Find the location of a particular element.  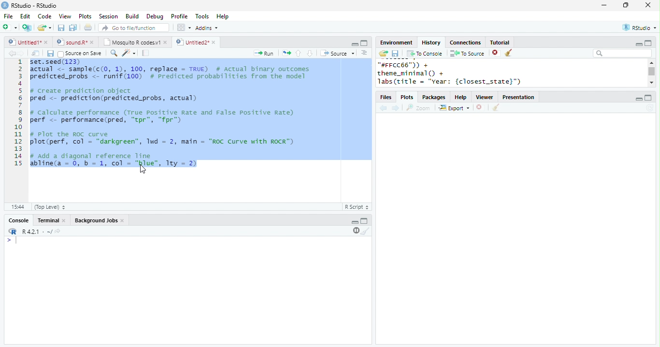

# Create prediction object
pred <- prediction(predicted_probs, actual) is located at coordinates (114, 95).